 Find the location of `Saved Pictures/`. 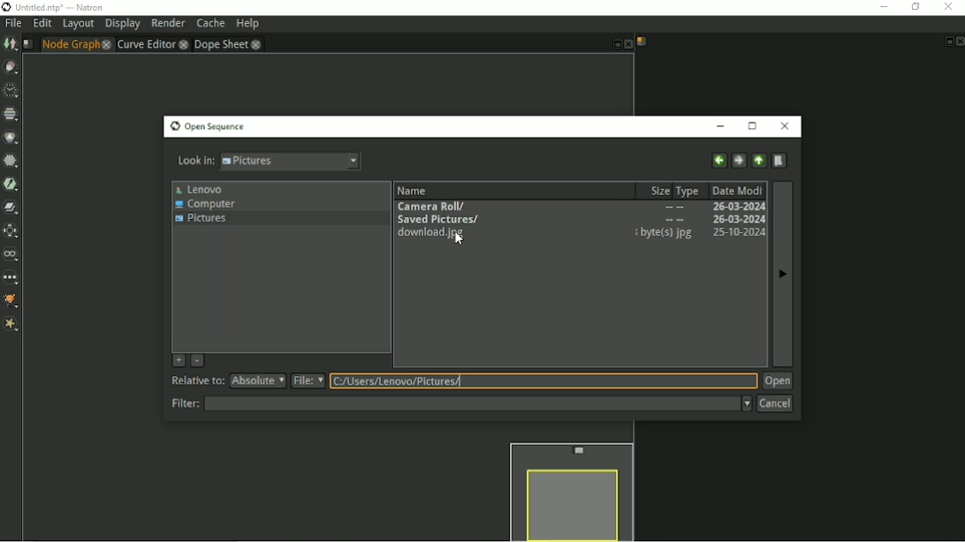

Saved Pictures/ is located at coordinates (438, 219).